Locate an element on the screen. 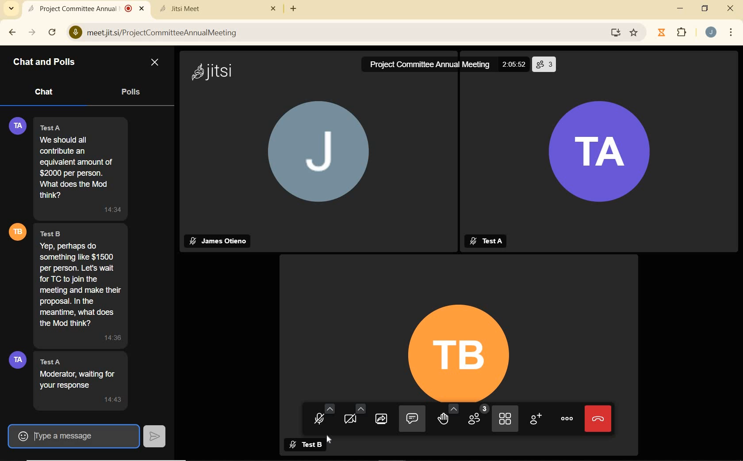 The height and width of the screenshot is (461, 743). toggle tile view  is located at coordinates (506, 418).